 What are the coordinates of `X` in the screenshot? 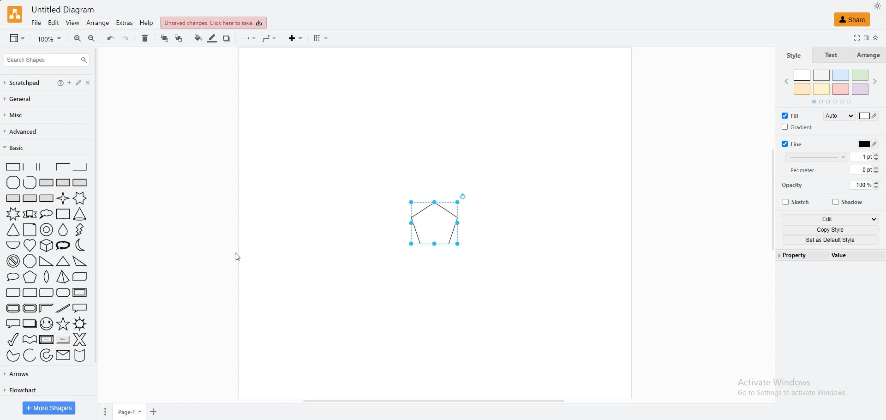 It's located at (80, 339).